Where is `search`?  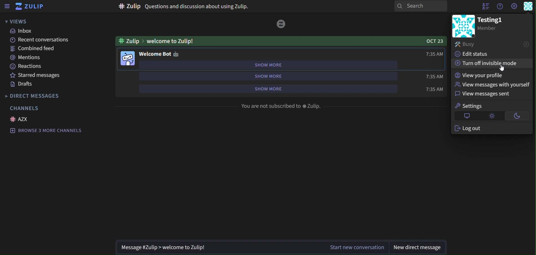 search is located at coordinates (420, 6).